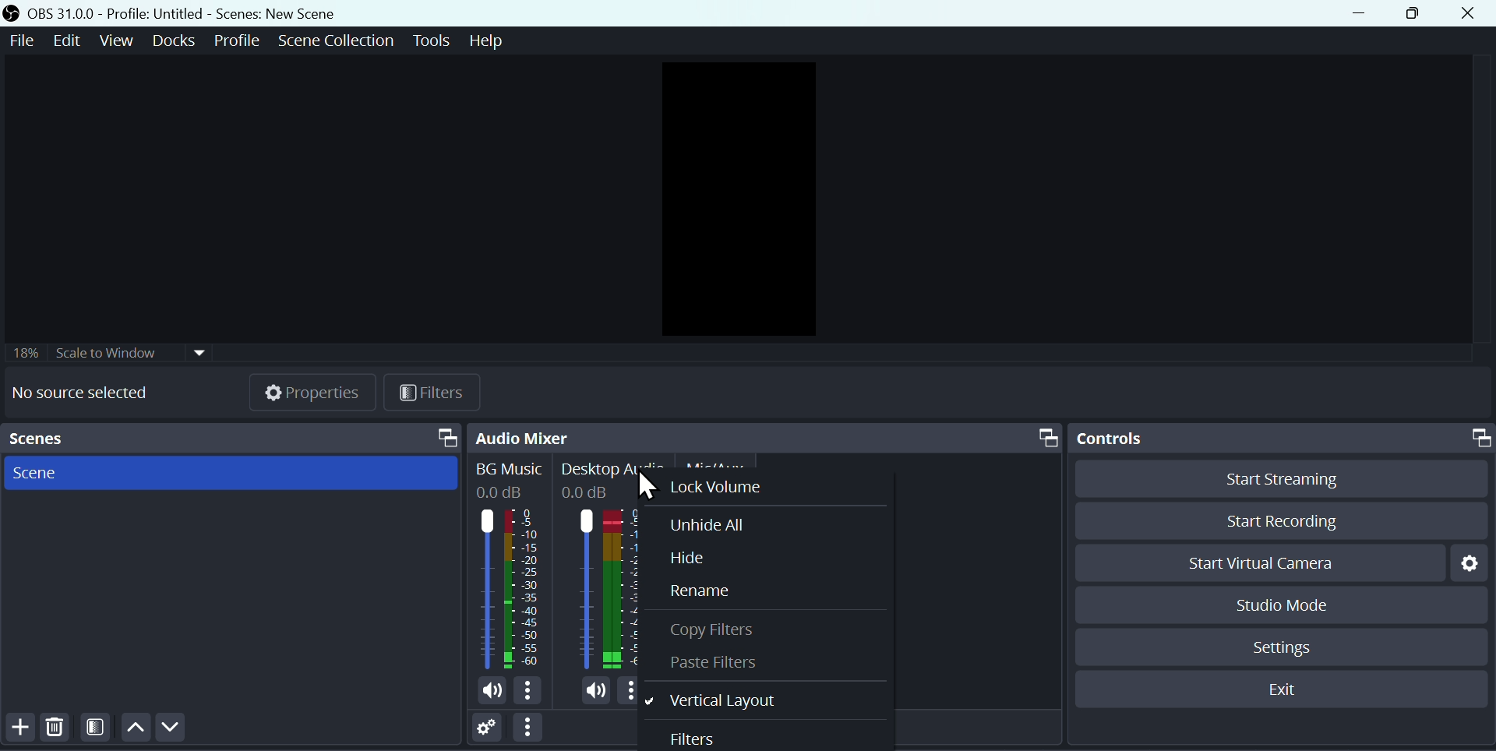 The width and height of the screenshot is (1496, 751). I want to click on Down, so click(176, 728).